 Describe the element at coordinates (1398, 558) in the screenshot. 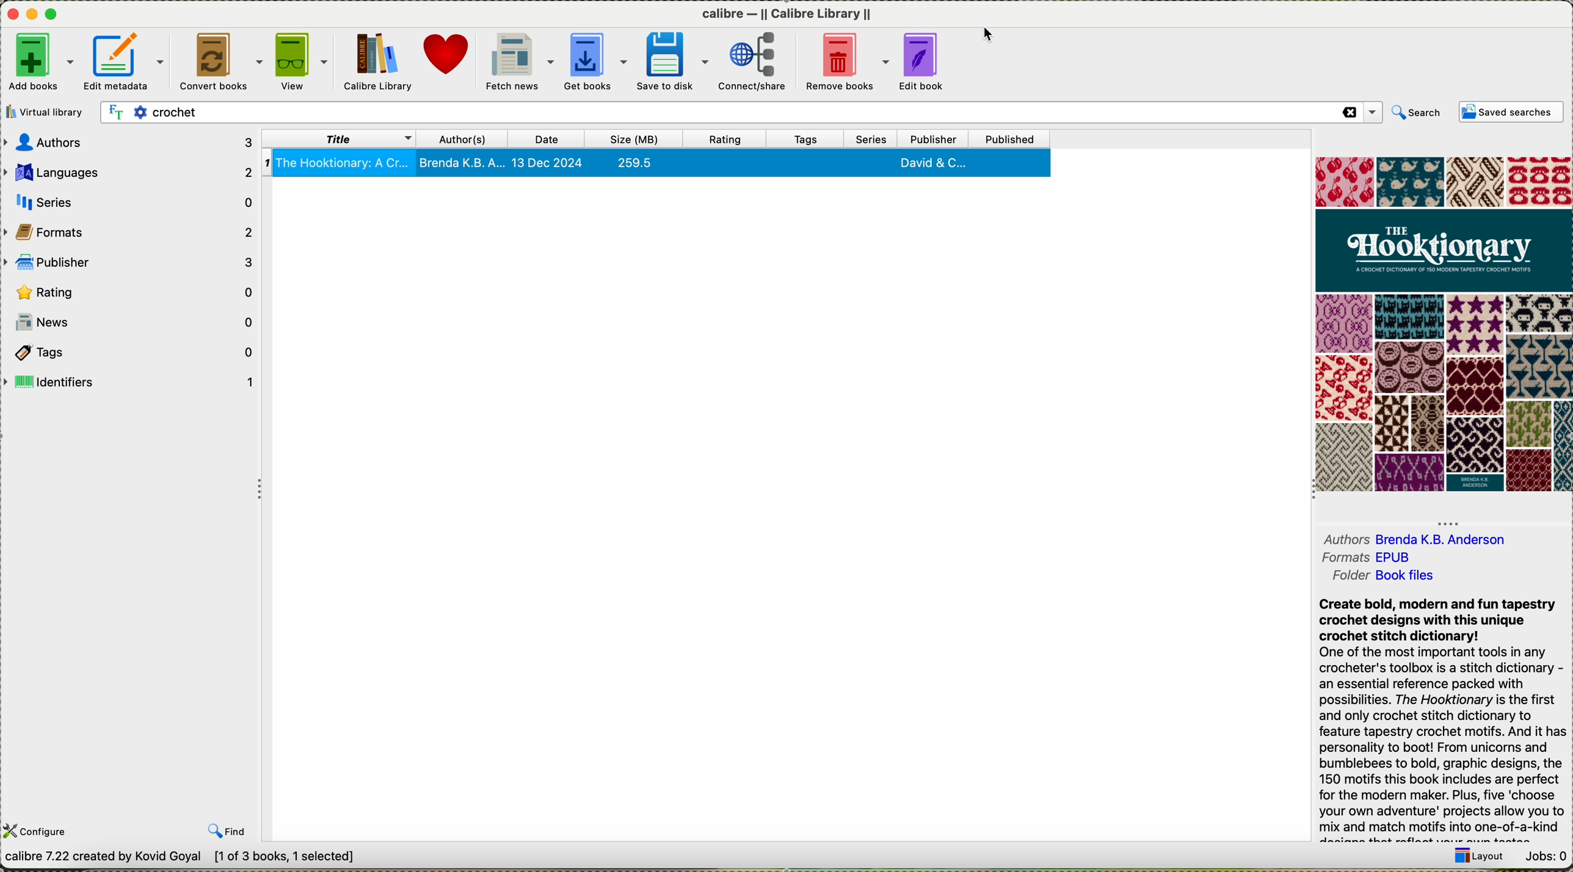

I see `EPUB` at that location.